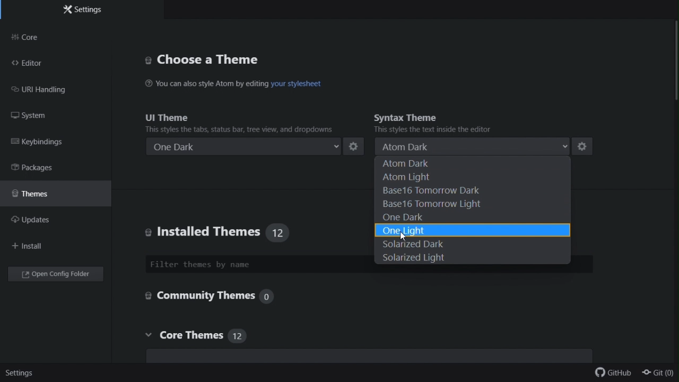 This screenshot has width=679, height=382. What do you see at coordinates (402, 236) in the screenshot?
I see `cursor` at bounding box center [402, 236].